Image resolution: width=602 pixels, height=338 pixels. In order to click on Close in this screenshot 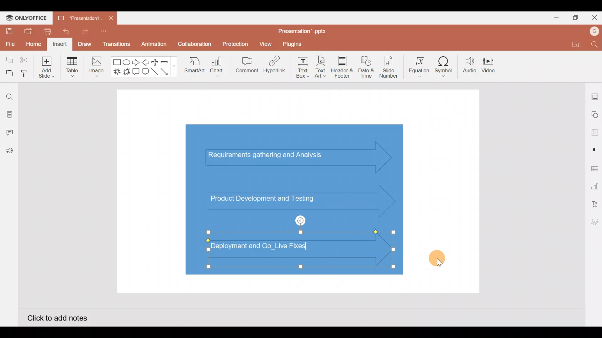, I will do `click(593, 16)`.